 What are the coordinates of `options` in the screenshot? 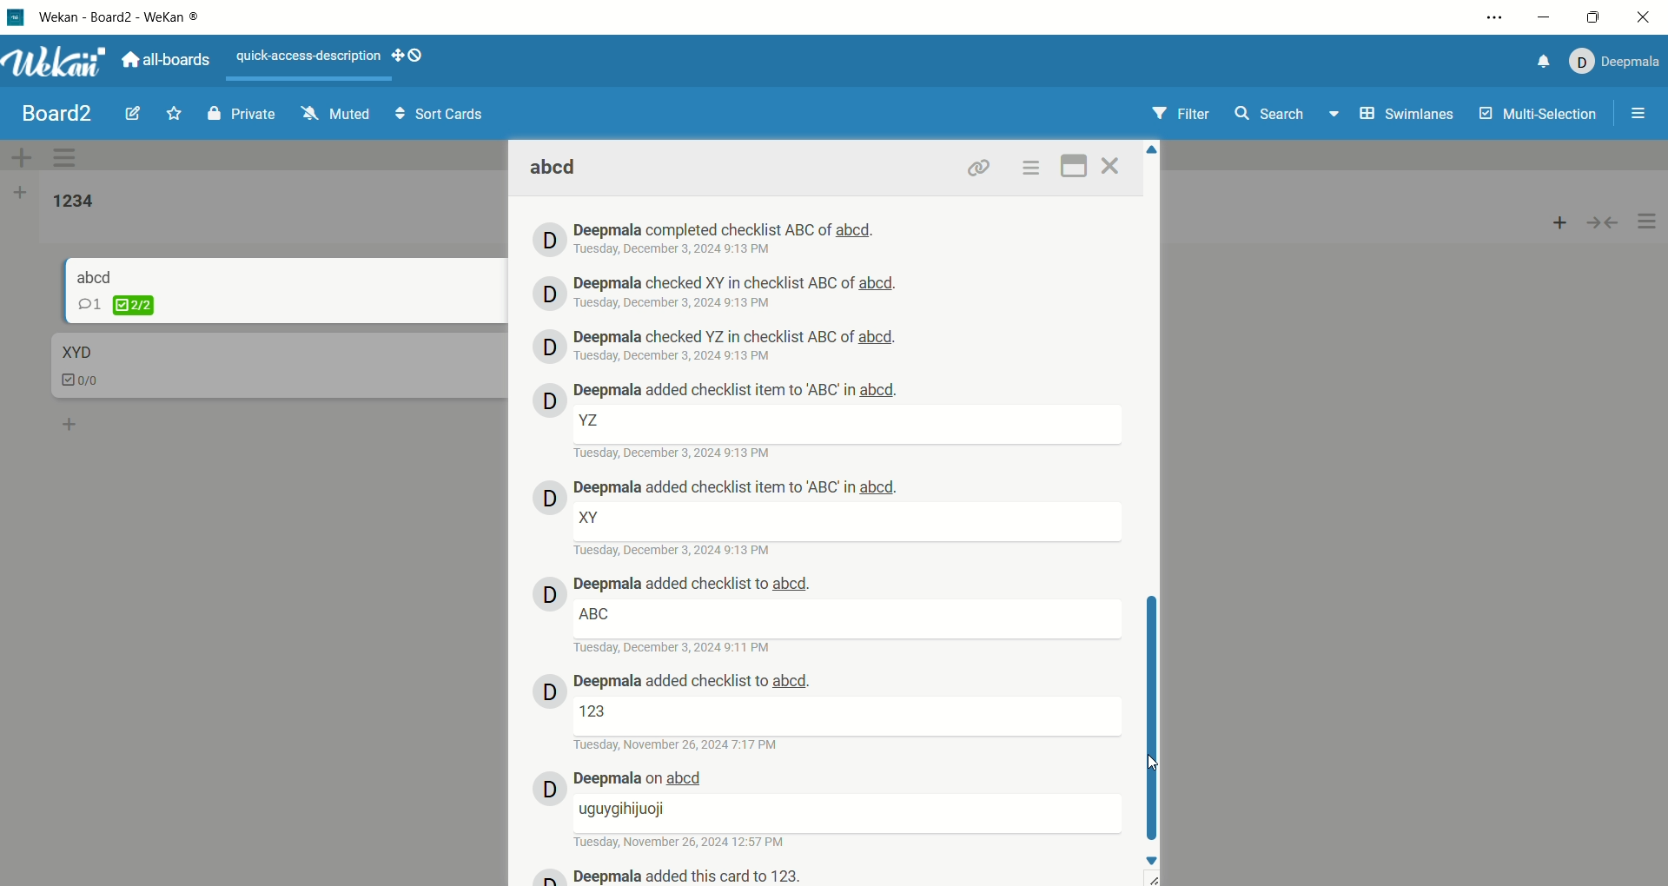 It's located at (1640, 116).